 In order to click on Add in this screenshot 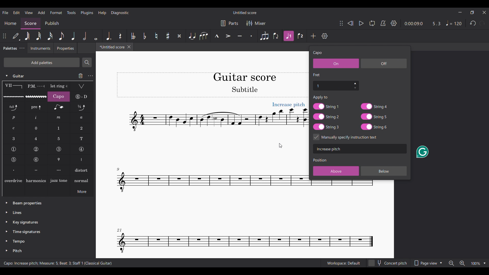, I will do `click(313, 36)`.